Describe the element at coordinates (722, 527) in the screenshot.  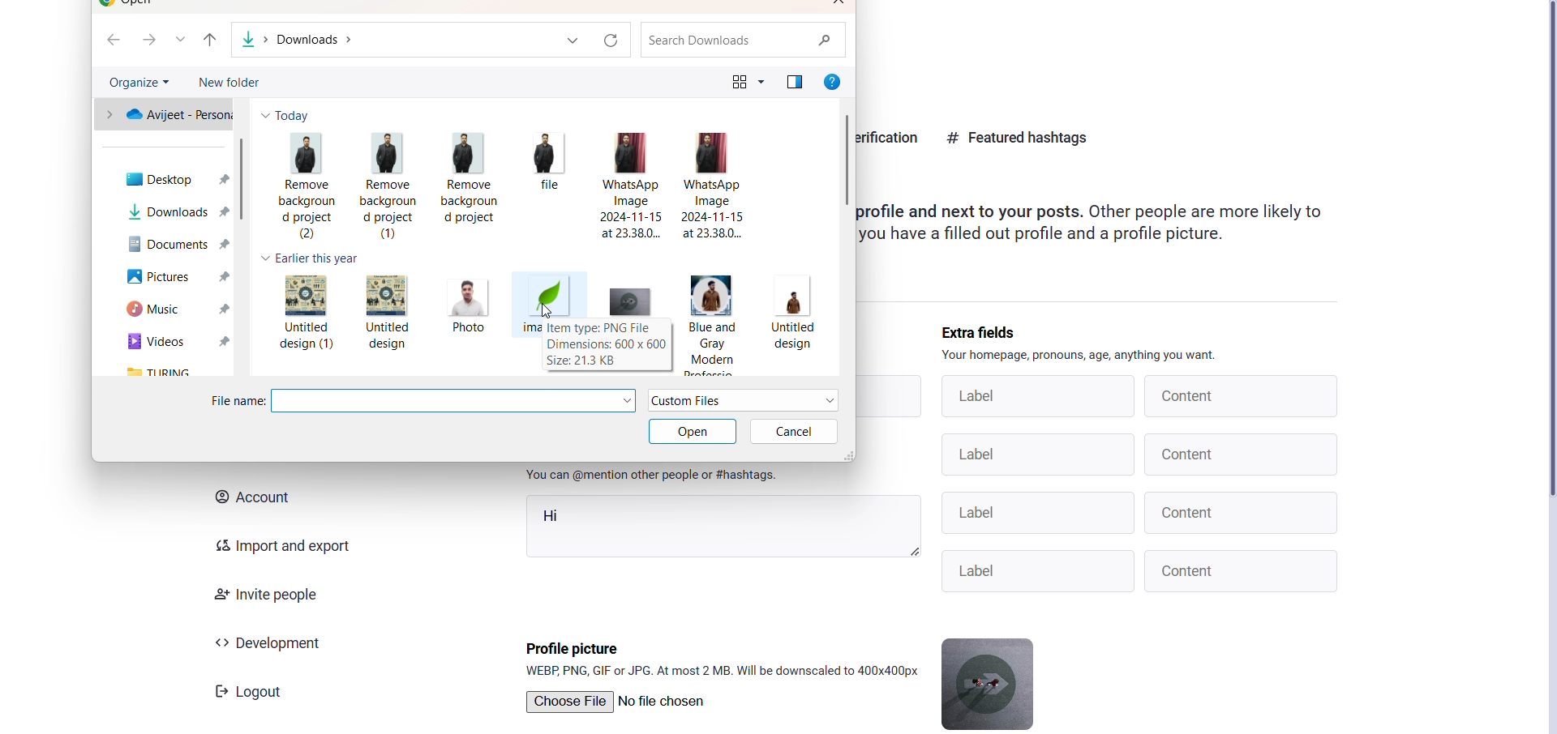
I see `hi` at that location.